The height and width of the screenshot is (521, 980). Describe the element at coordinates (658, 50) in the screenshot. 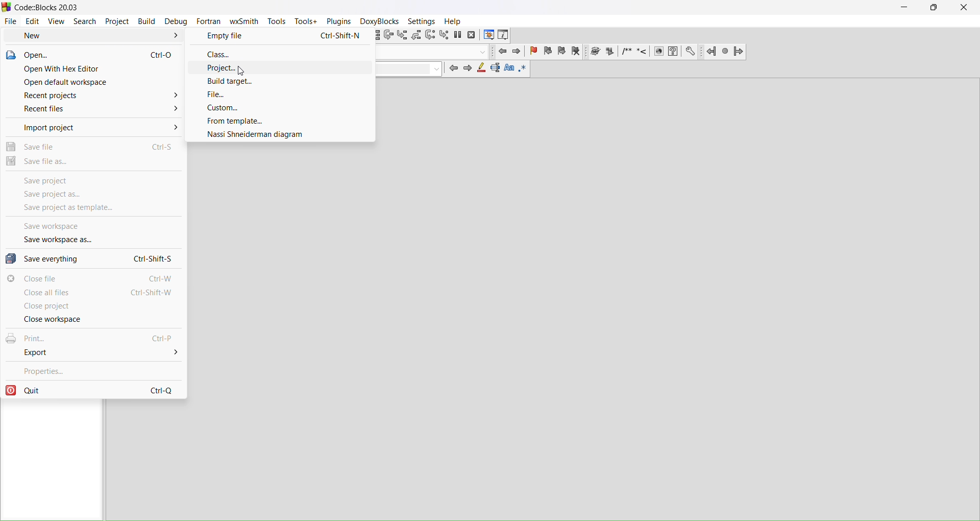

I see `HTML` at that location.